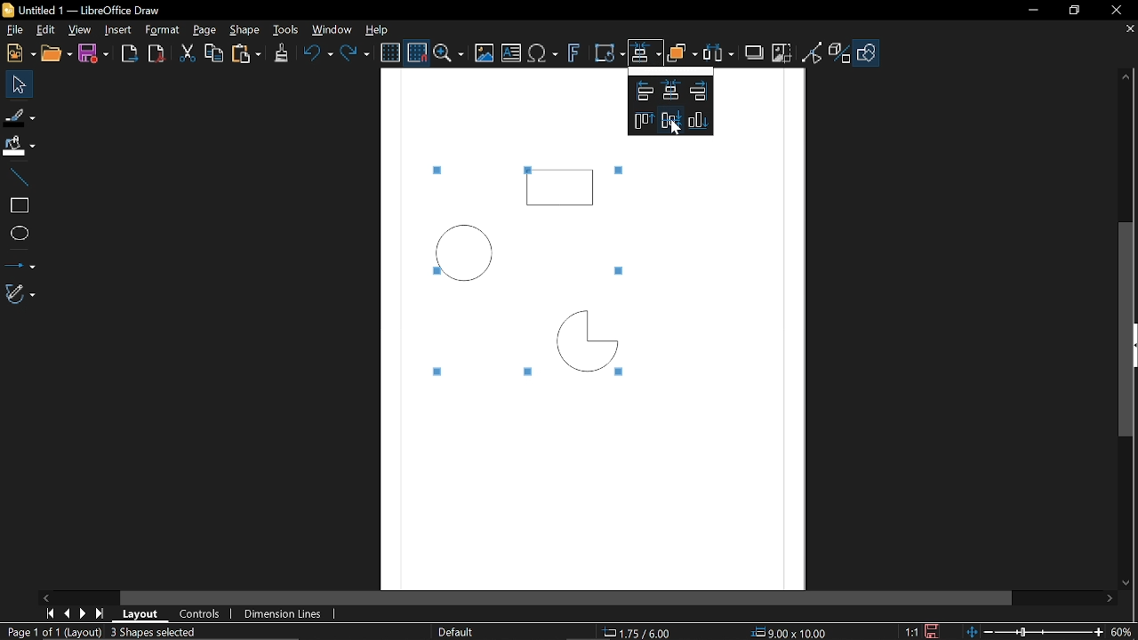 Image resolution: width=1138 pixels, height=640 pixels. What do you see at coordinates (620, 169) in the screenshot?
I see `Tiny square marked around the selected objects` at bounding box center [620, 169].